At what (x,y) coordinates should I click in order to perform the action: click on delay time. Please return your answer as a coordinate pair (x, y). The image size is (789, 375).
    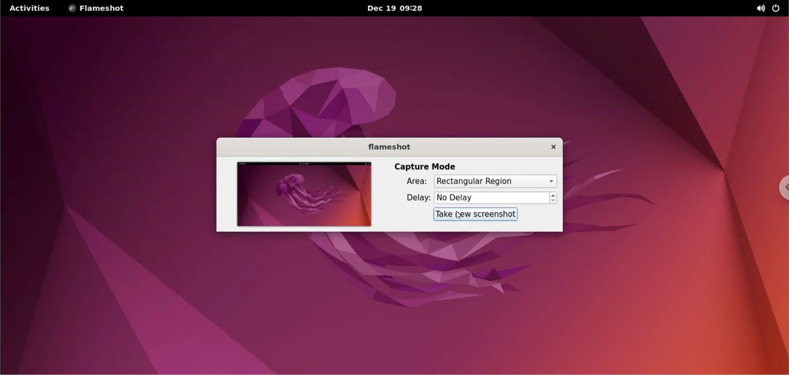
    Looking at the image, I should click on (492, 198).